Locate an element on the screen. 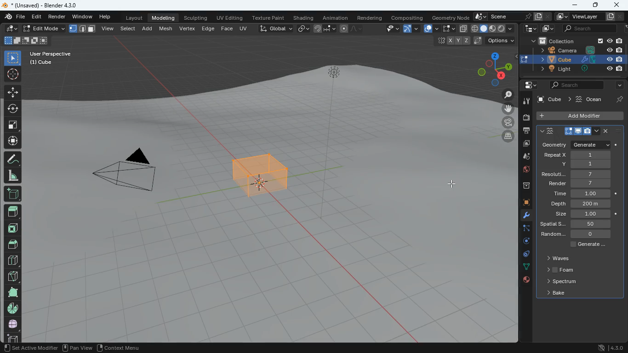  arc is located at coordinates (410, 29).